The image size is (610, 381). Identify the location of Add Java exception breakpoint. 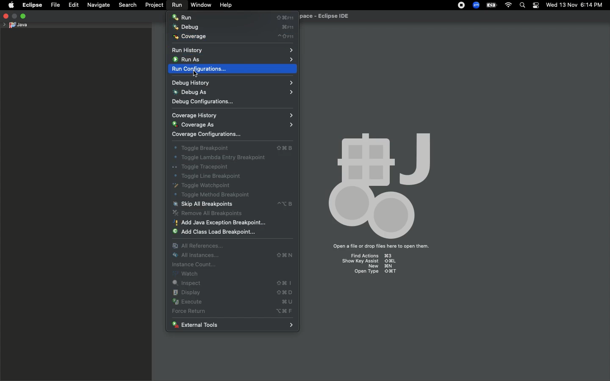
(220, 223).